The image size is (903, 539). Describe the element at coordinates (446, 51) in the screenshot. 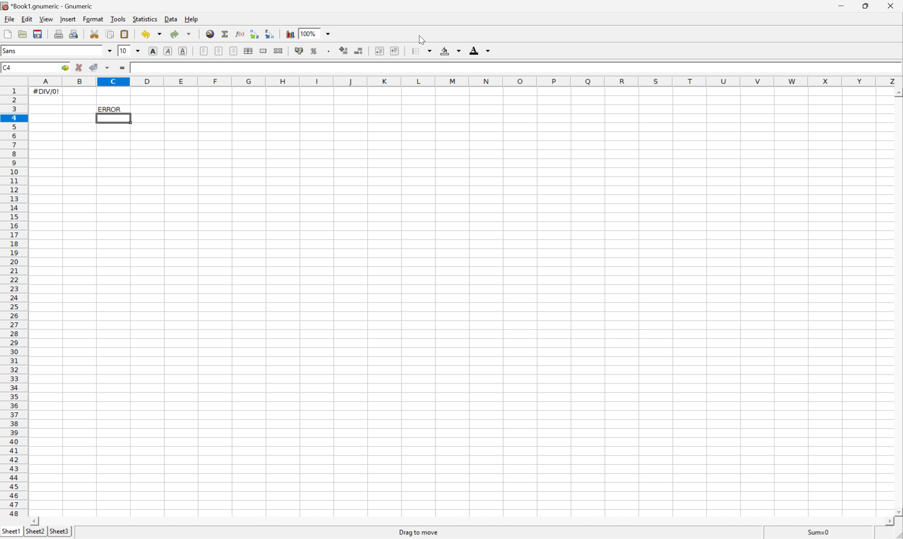

I see `Background` at that location.